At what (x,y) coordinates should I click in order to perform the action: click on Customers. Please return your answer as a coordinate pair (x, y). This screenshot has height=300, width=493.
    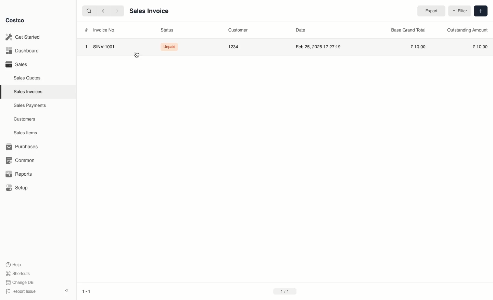
    Looking at the image, I should click on (24, 119).